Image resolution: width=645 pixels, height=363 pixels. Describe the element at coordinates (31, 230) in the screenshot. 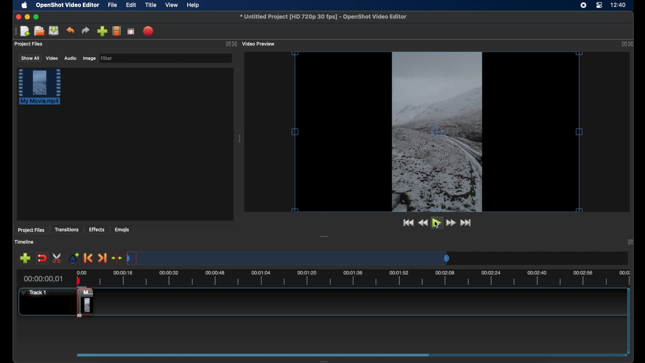

I see `project files` at that location.